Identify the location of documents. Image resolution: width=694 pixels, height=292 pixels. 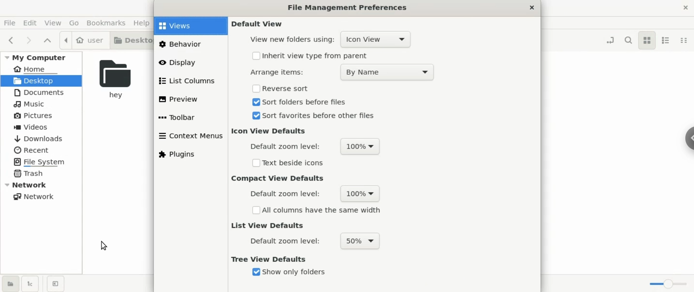
(40, 94).